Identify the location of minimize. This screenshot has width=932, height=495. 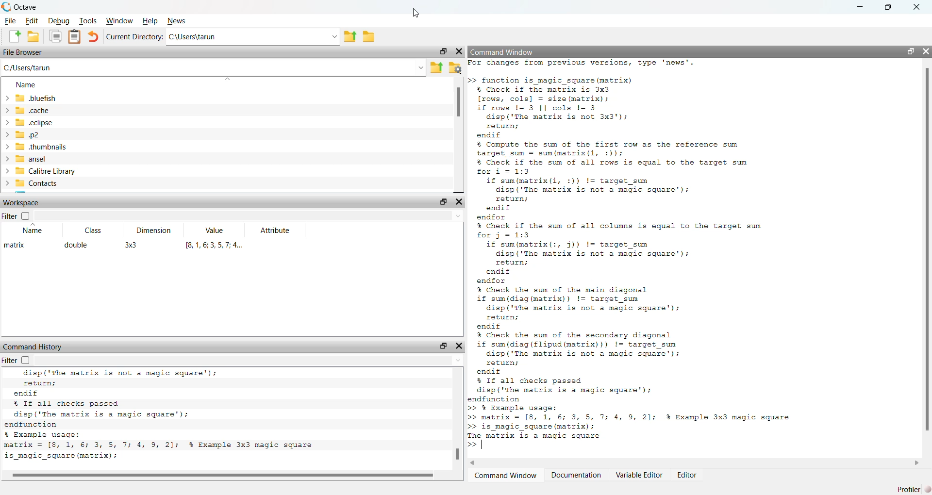
(861, 6).